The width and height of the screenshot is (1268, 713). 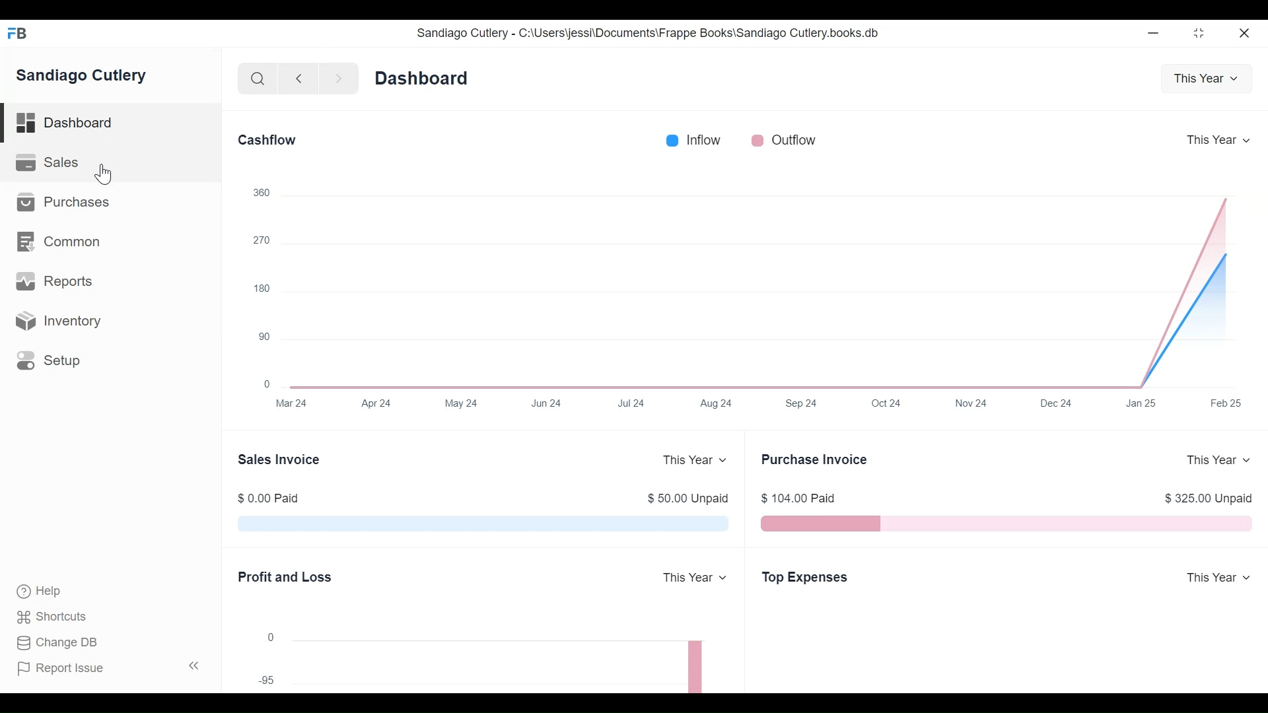 I want to click on Feb25, so click(x=1227, y=403).